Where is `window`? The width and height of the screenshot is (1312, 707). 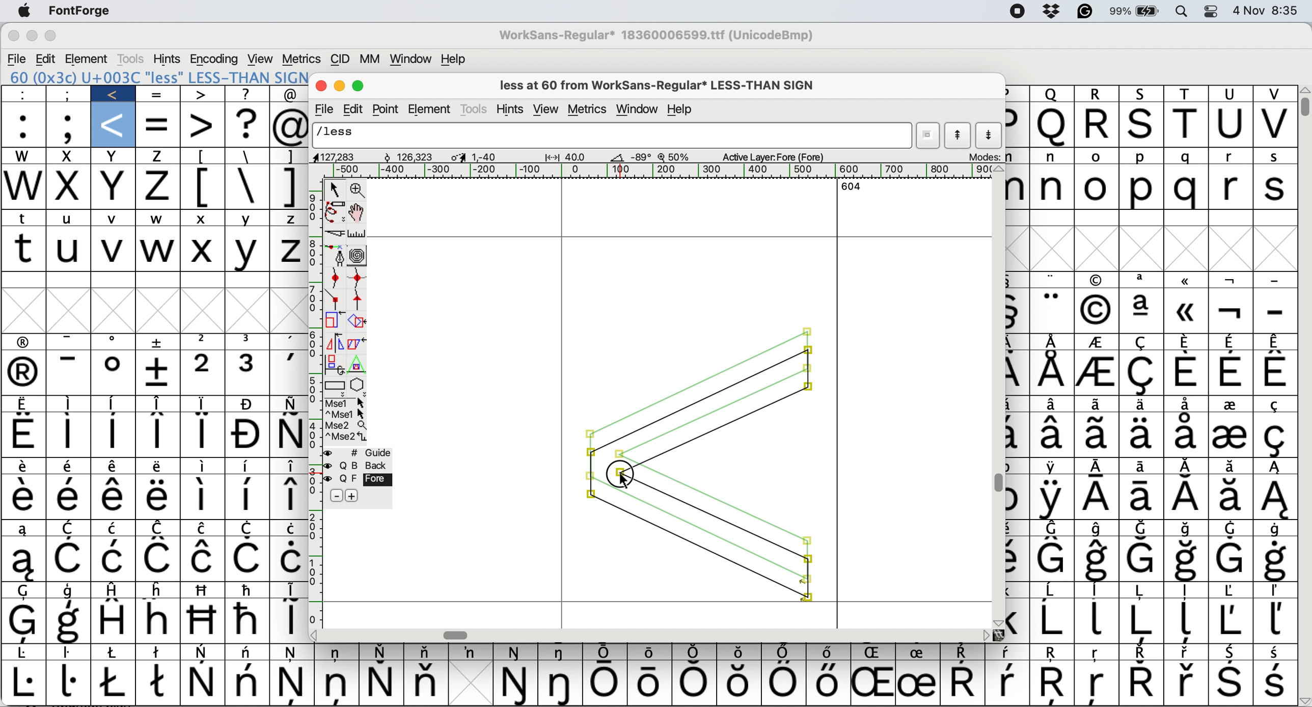
window is located at coordinates (412, 58).